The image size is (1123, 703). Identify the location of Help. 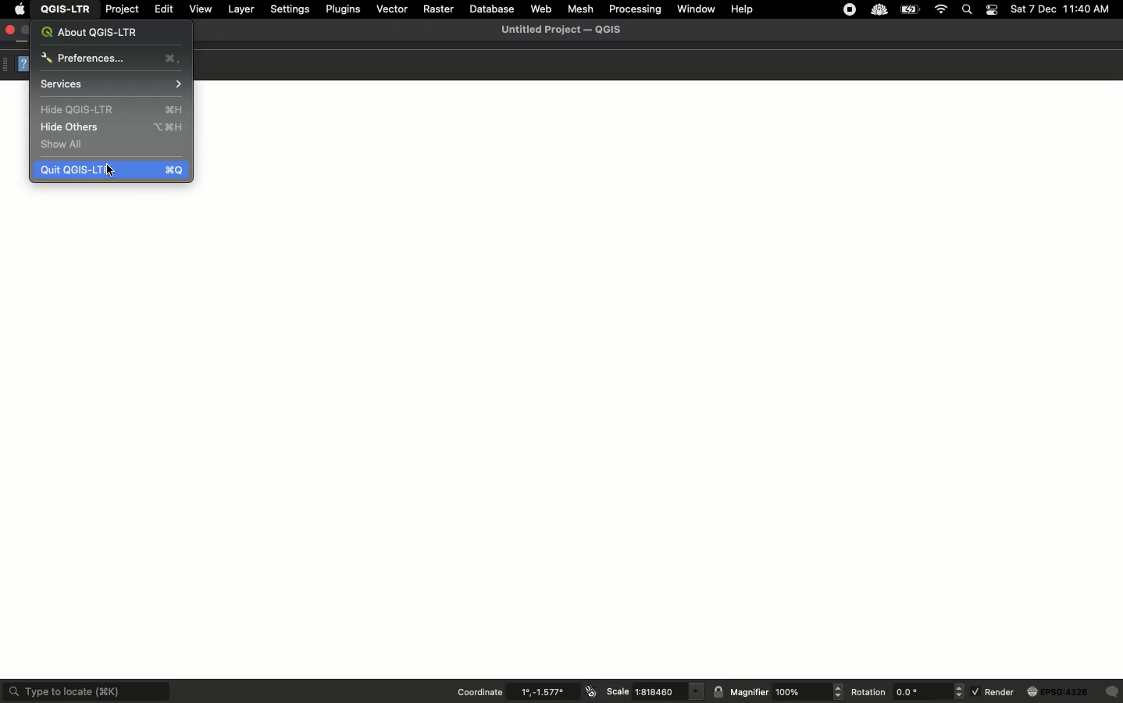
(743, 9).